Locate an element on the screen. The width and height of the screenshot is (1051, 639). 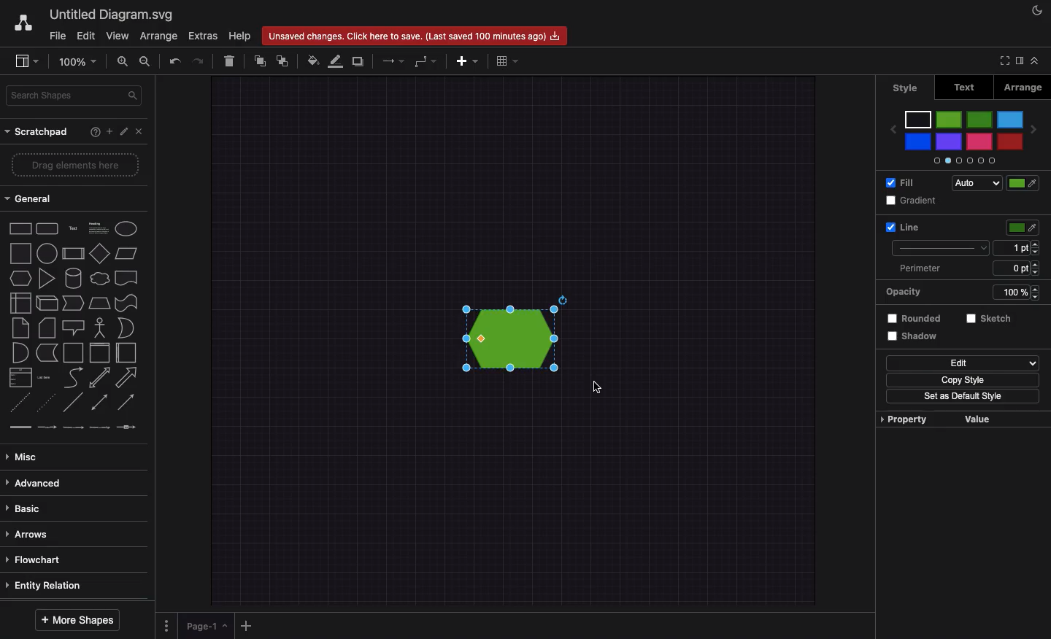
Collapse is located at coordinates (1035, 61).